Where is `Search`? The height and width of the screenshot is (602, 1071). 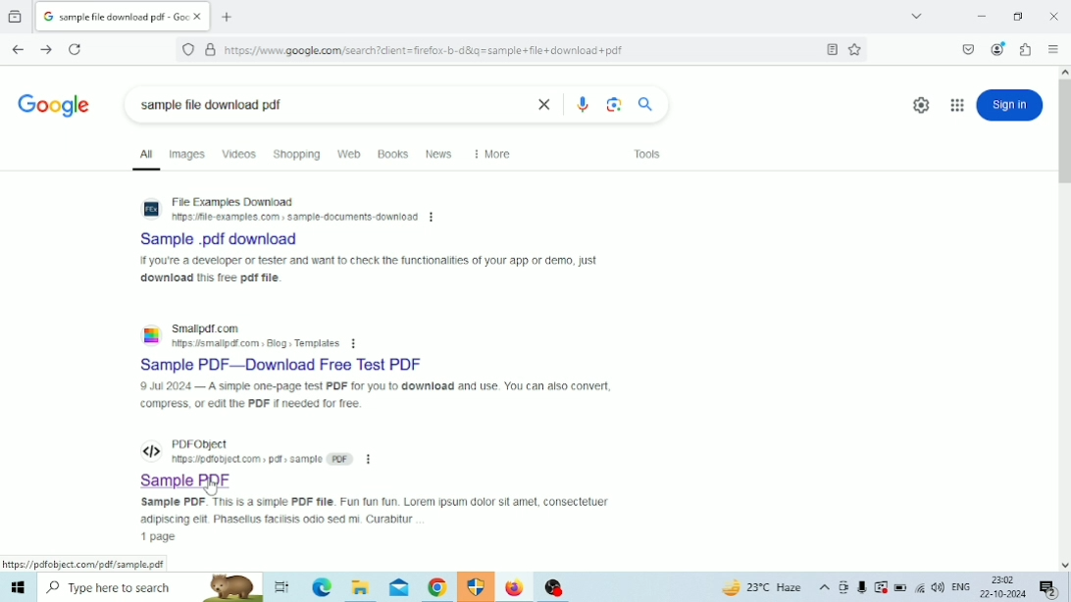
Search is located at coordinates (646, 105).